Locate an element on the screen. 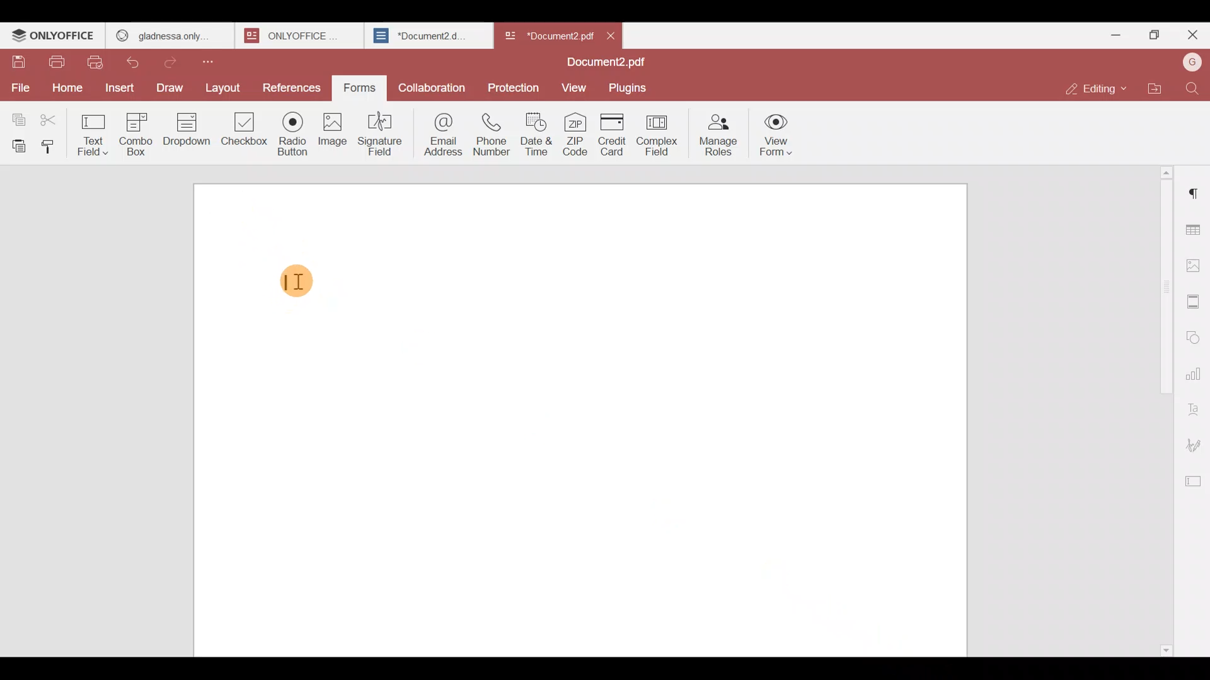  Customize quick access toolbar is located at coordinates (220, 60).